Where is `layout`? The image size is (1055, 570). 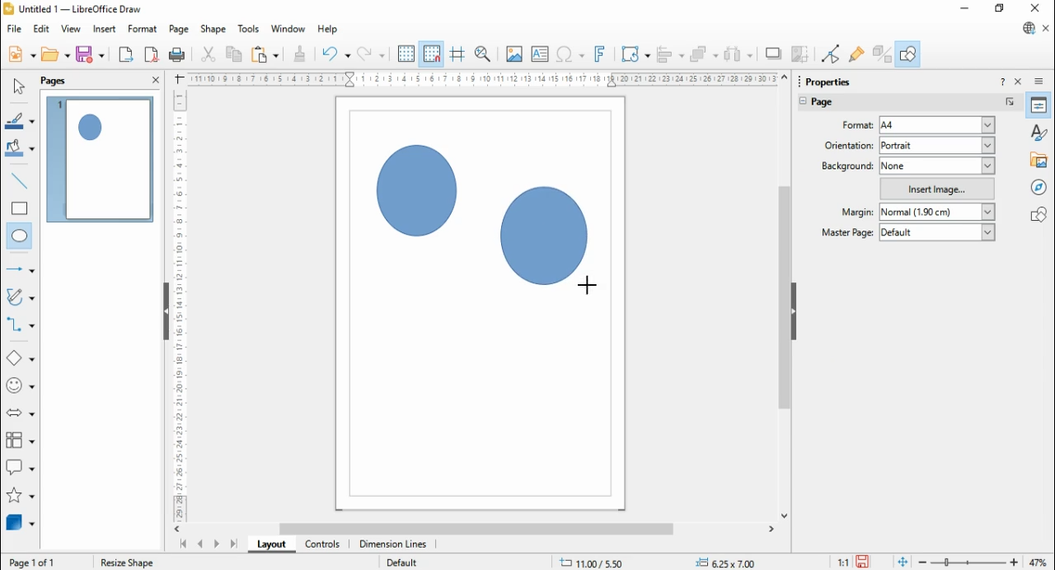
layout is located at coordinates (270, 544).